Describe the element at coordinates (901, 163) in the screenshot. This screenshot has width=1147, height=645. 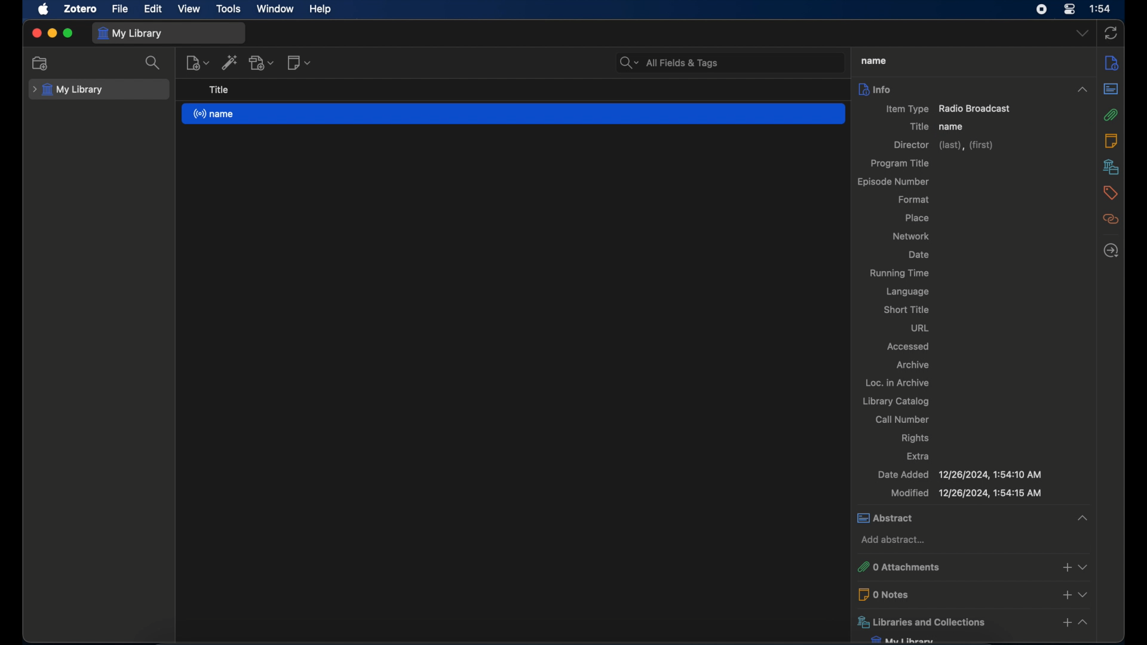
I see `program title` at that location.